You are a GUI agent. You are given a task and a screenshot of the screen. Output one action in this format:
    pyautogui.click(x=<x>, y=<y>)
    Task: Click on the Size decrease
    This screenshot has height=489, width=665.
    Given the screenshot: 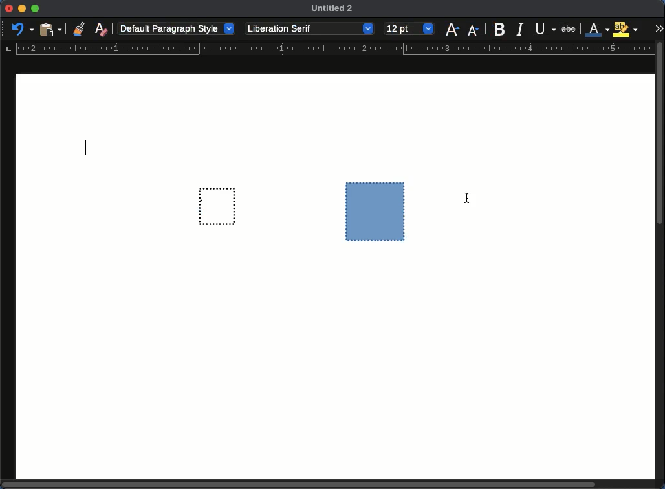 What is the action you would take?
    pyautogui.click(x=475, y=29)
    